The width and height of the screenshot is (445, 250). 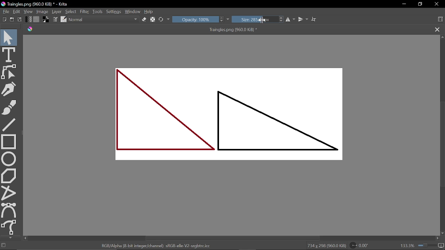 What do you see at coordinates (9, 72) in the screenshot?
I see `Edit shapes tool` at bounding box center [9, 72].